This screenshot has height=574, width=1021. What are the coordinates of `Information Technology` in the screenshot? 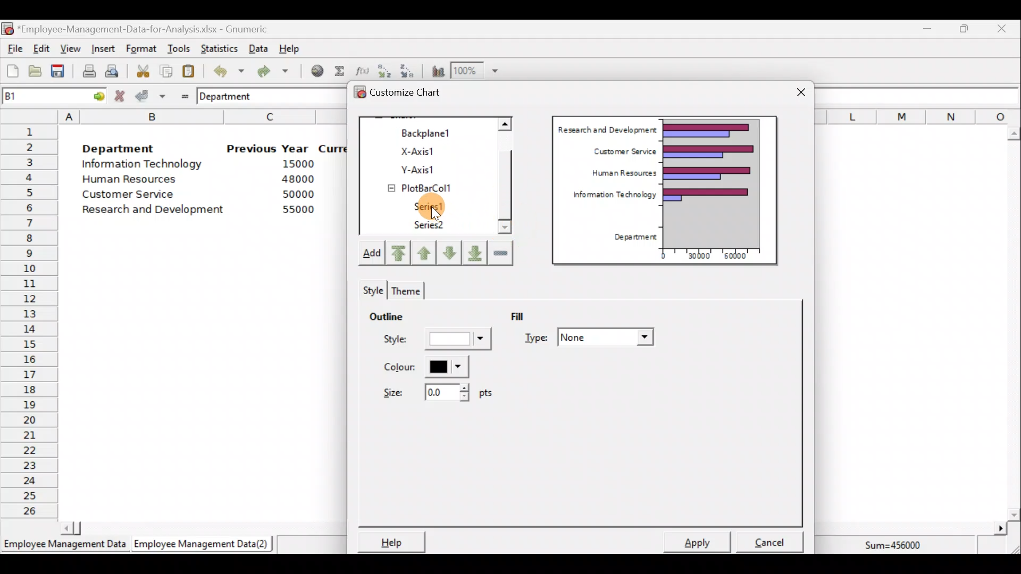 It's located at (144, 164).